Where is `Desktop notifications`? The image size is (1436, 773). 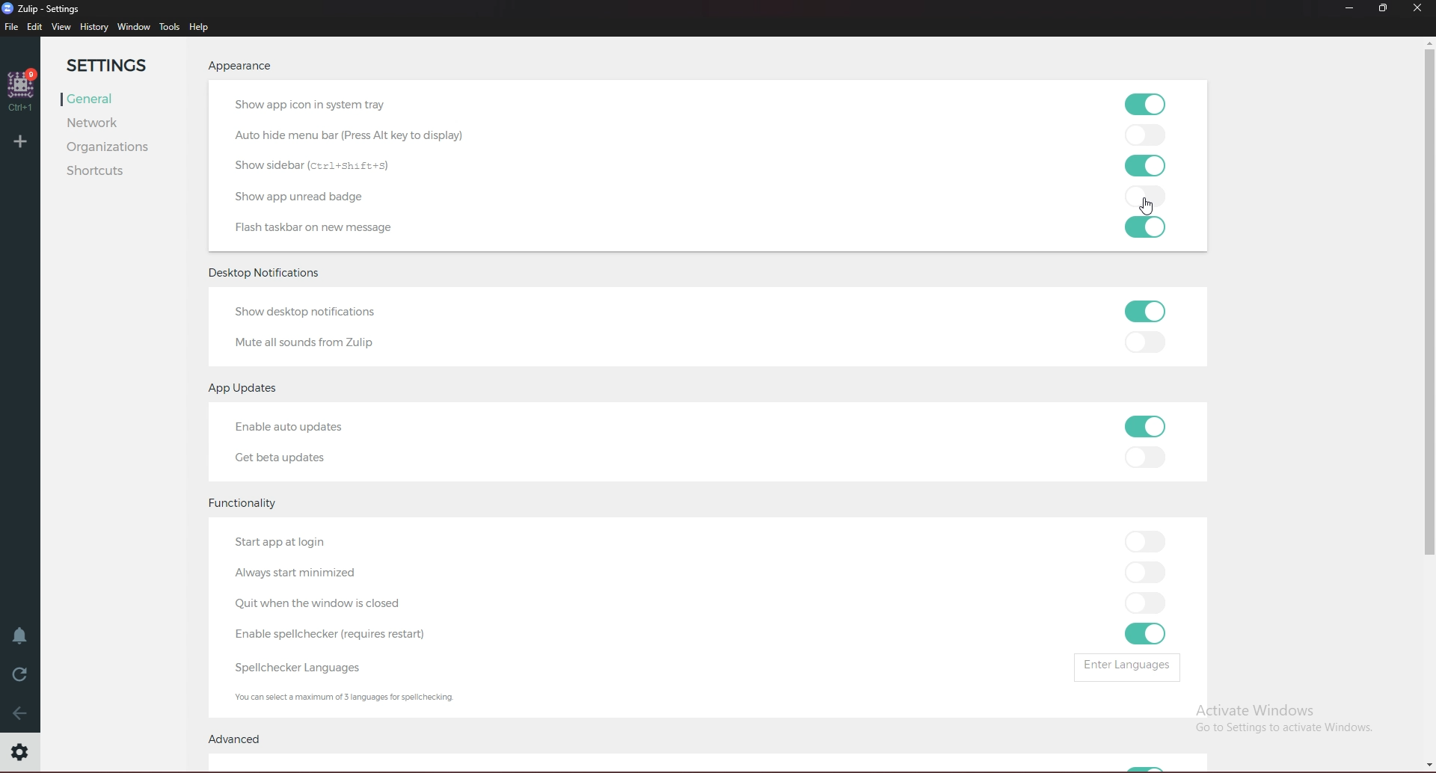 Desktop notifications is located at coordinates (266, 275).